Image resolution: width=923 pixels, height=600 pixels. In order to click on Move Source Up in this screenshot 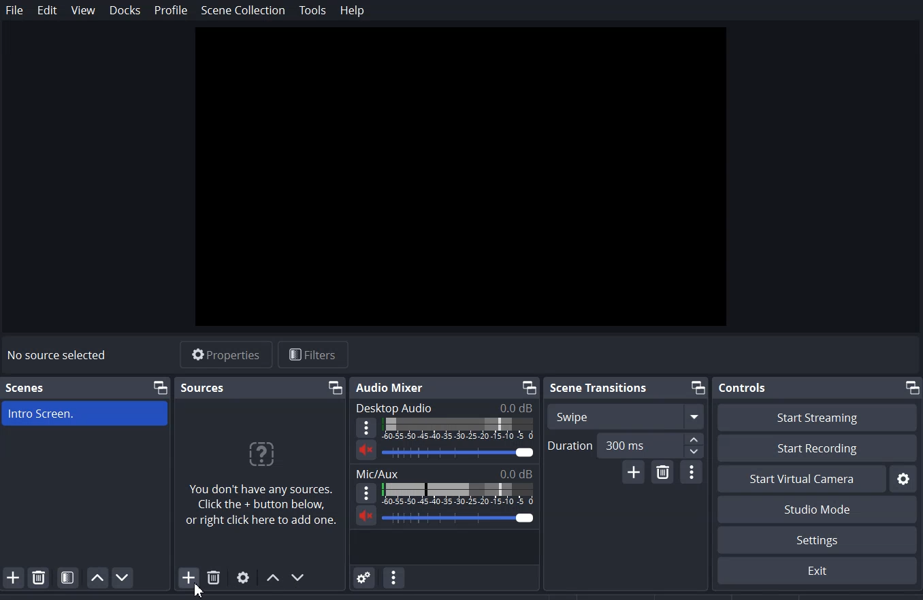, I will do `click(272, 578)`.